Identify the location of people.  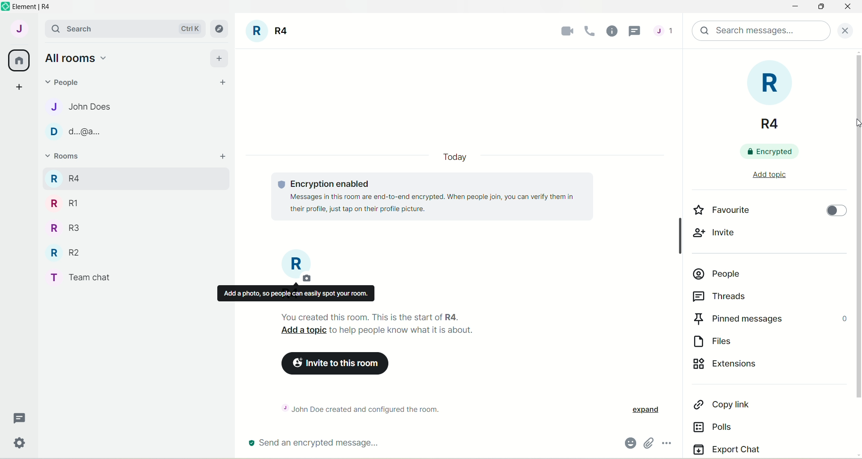
(717, 274).